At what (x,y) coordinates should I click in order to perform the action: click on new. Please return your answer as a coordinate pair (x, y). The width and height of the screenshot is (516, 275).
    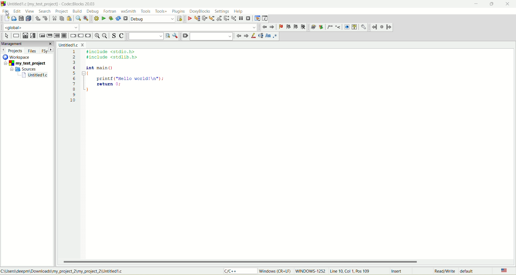
    Looking at the image, I should click on (6, 19).